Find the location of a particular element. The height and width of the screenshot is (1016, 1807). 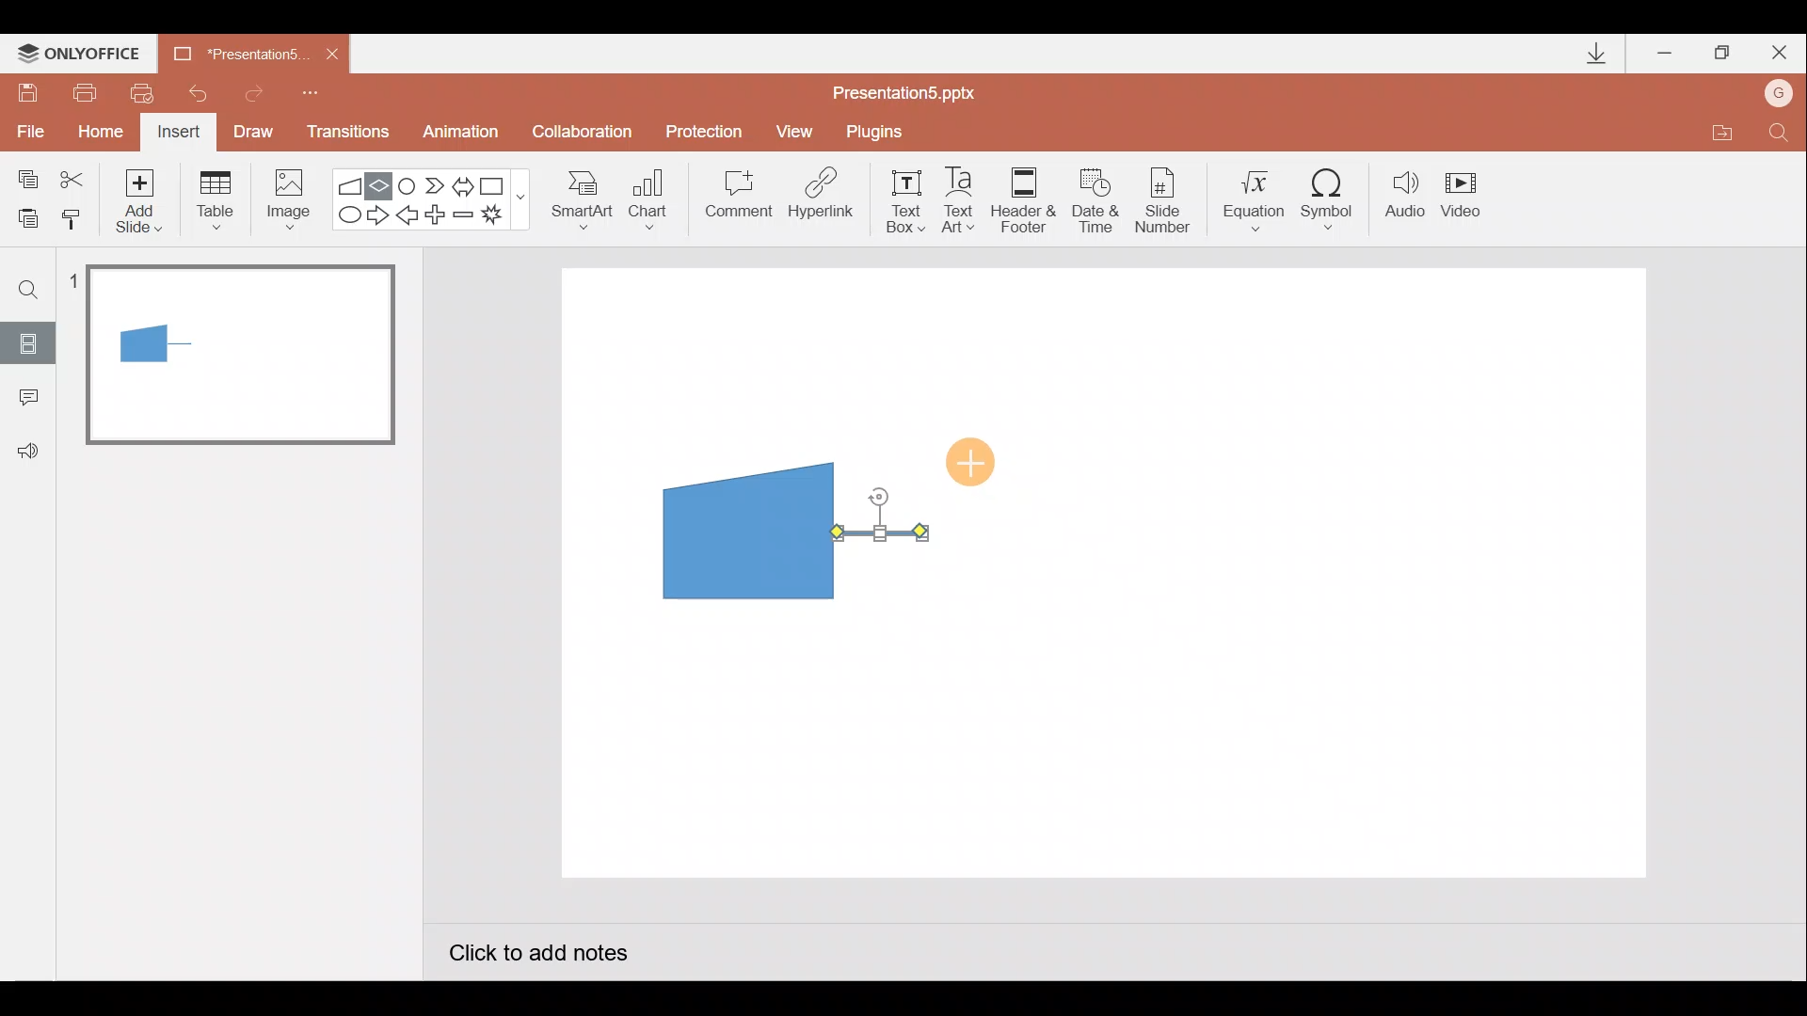

Copy style is located at coordinates (73, 216).